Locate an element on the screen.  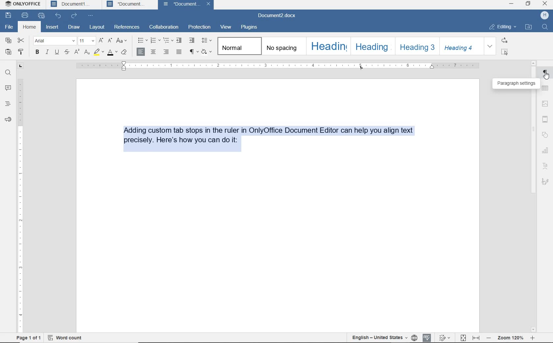
paragraph settings is located at coordinates (545, 72).